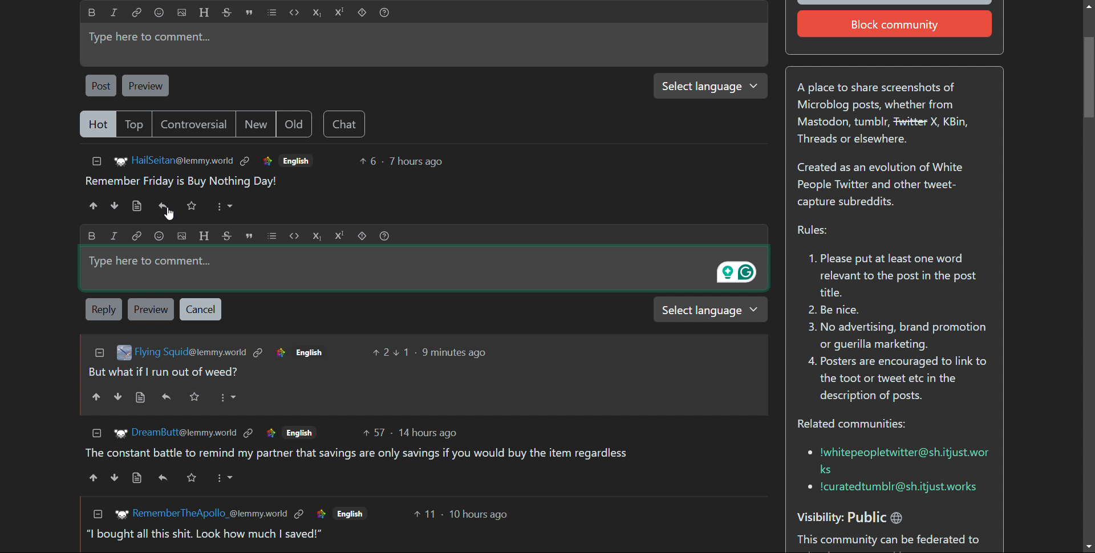 The height and width of the screenshot is (553, 1095). What do you see at coordinates (211, 539) in the screenshot?
I see `comment` at bounding box center [211, 539].